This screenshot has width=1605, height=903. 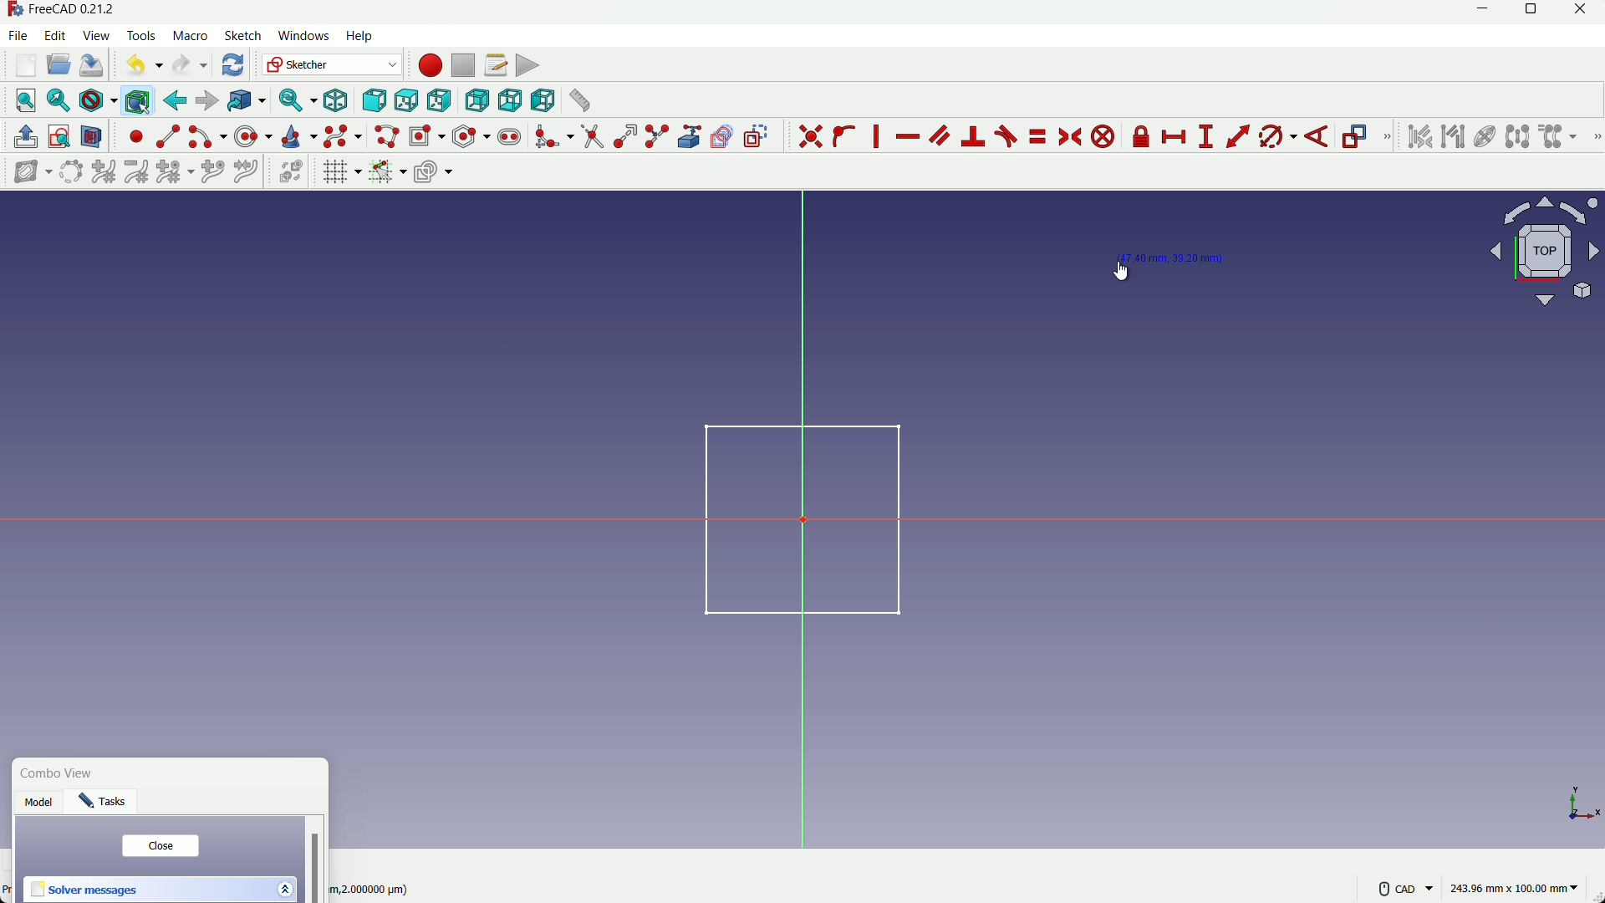 I want to click on toggle snap, so click(x=387, y=171).